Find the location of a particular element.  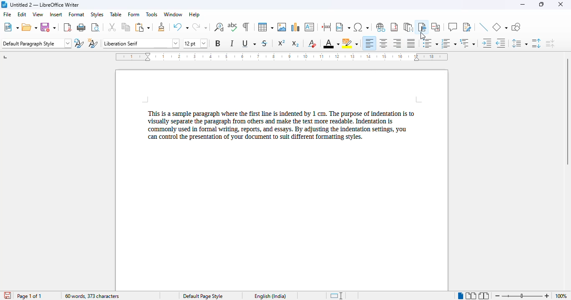

file is located at coordinates (7, 14).